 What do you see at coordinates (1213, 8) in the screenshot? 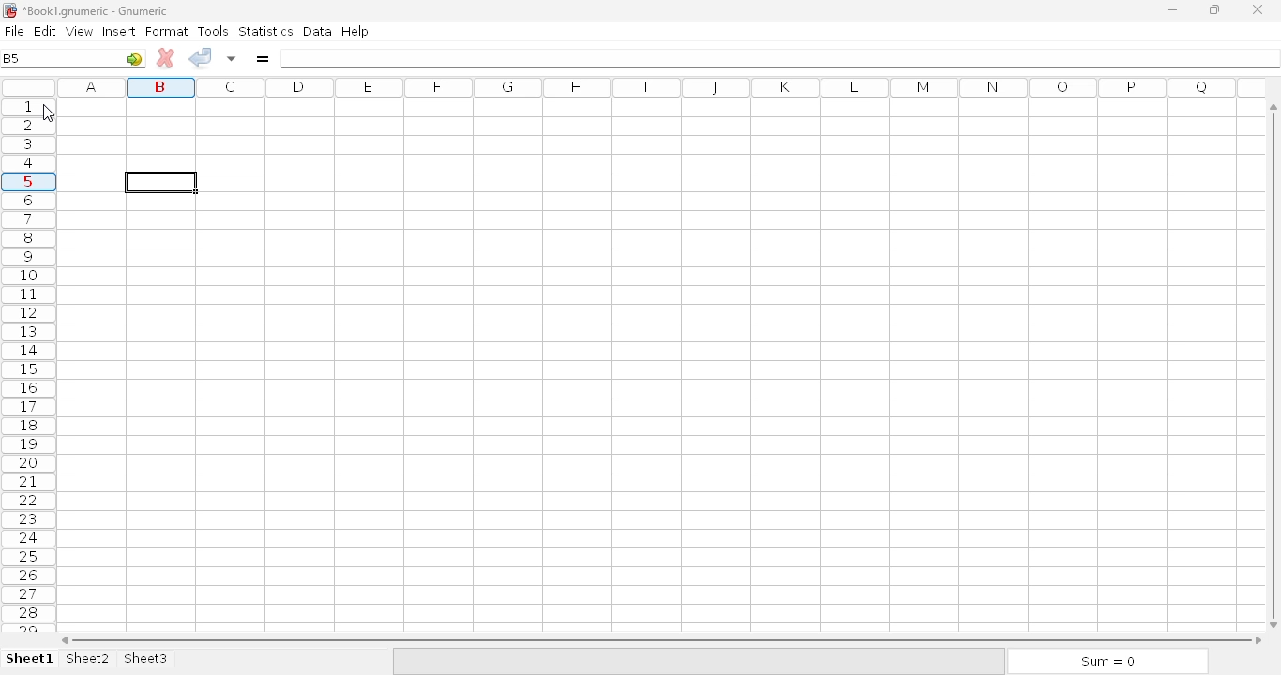
I see `maximize` at bounding box center [1213, 8].